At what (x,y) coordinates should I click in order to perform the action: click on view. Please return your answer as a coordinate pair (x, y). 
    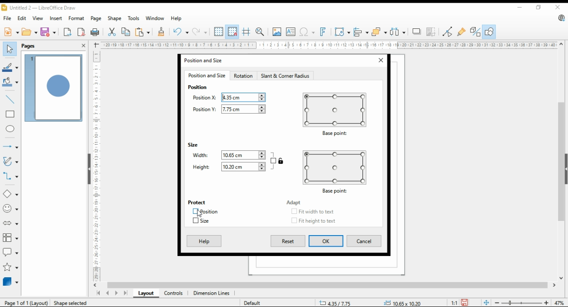
    Looking at the image, I should click on (37, 18).